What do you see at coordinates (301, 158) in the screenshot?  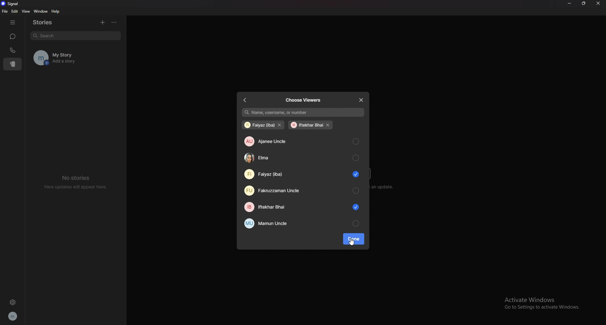 I see `elma` at bounding box center [301, 158].